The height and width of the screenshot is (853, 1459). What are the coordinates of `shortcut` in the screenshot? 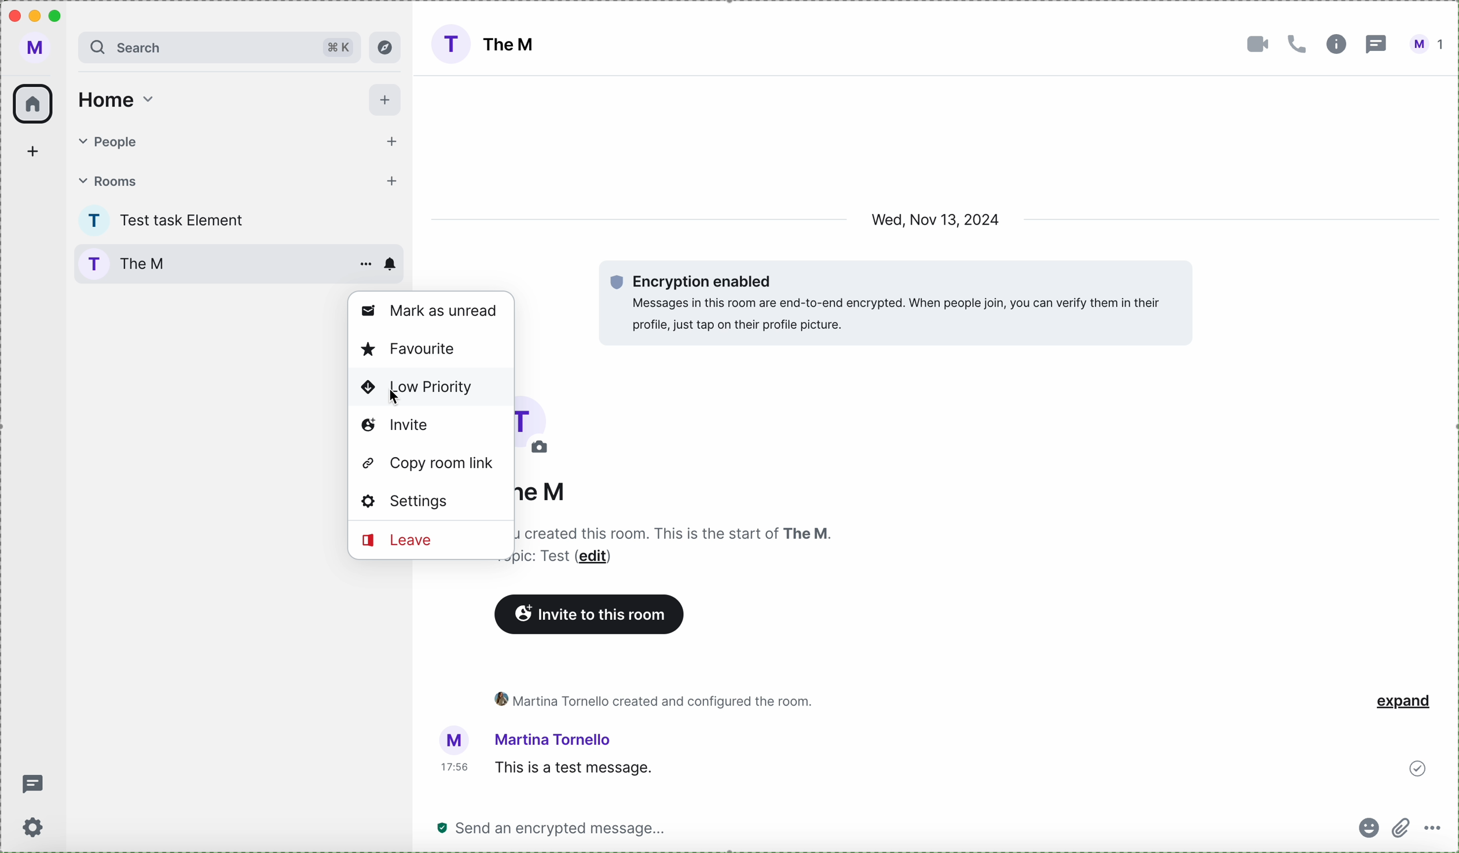 It's located at (339, 49).